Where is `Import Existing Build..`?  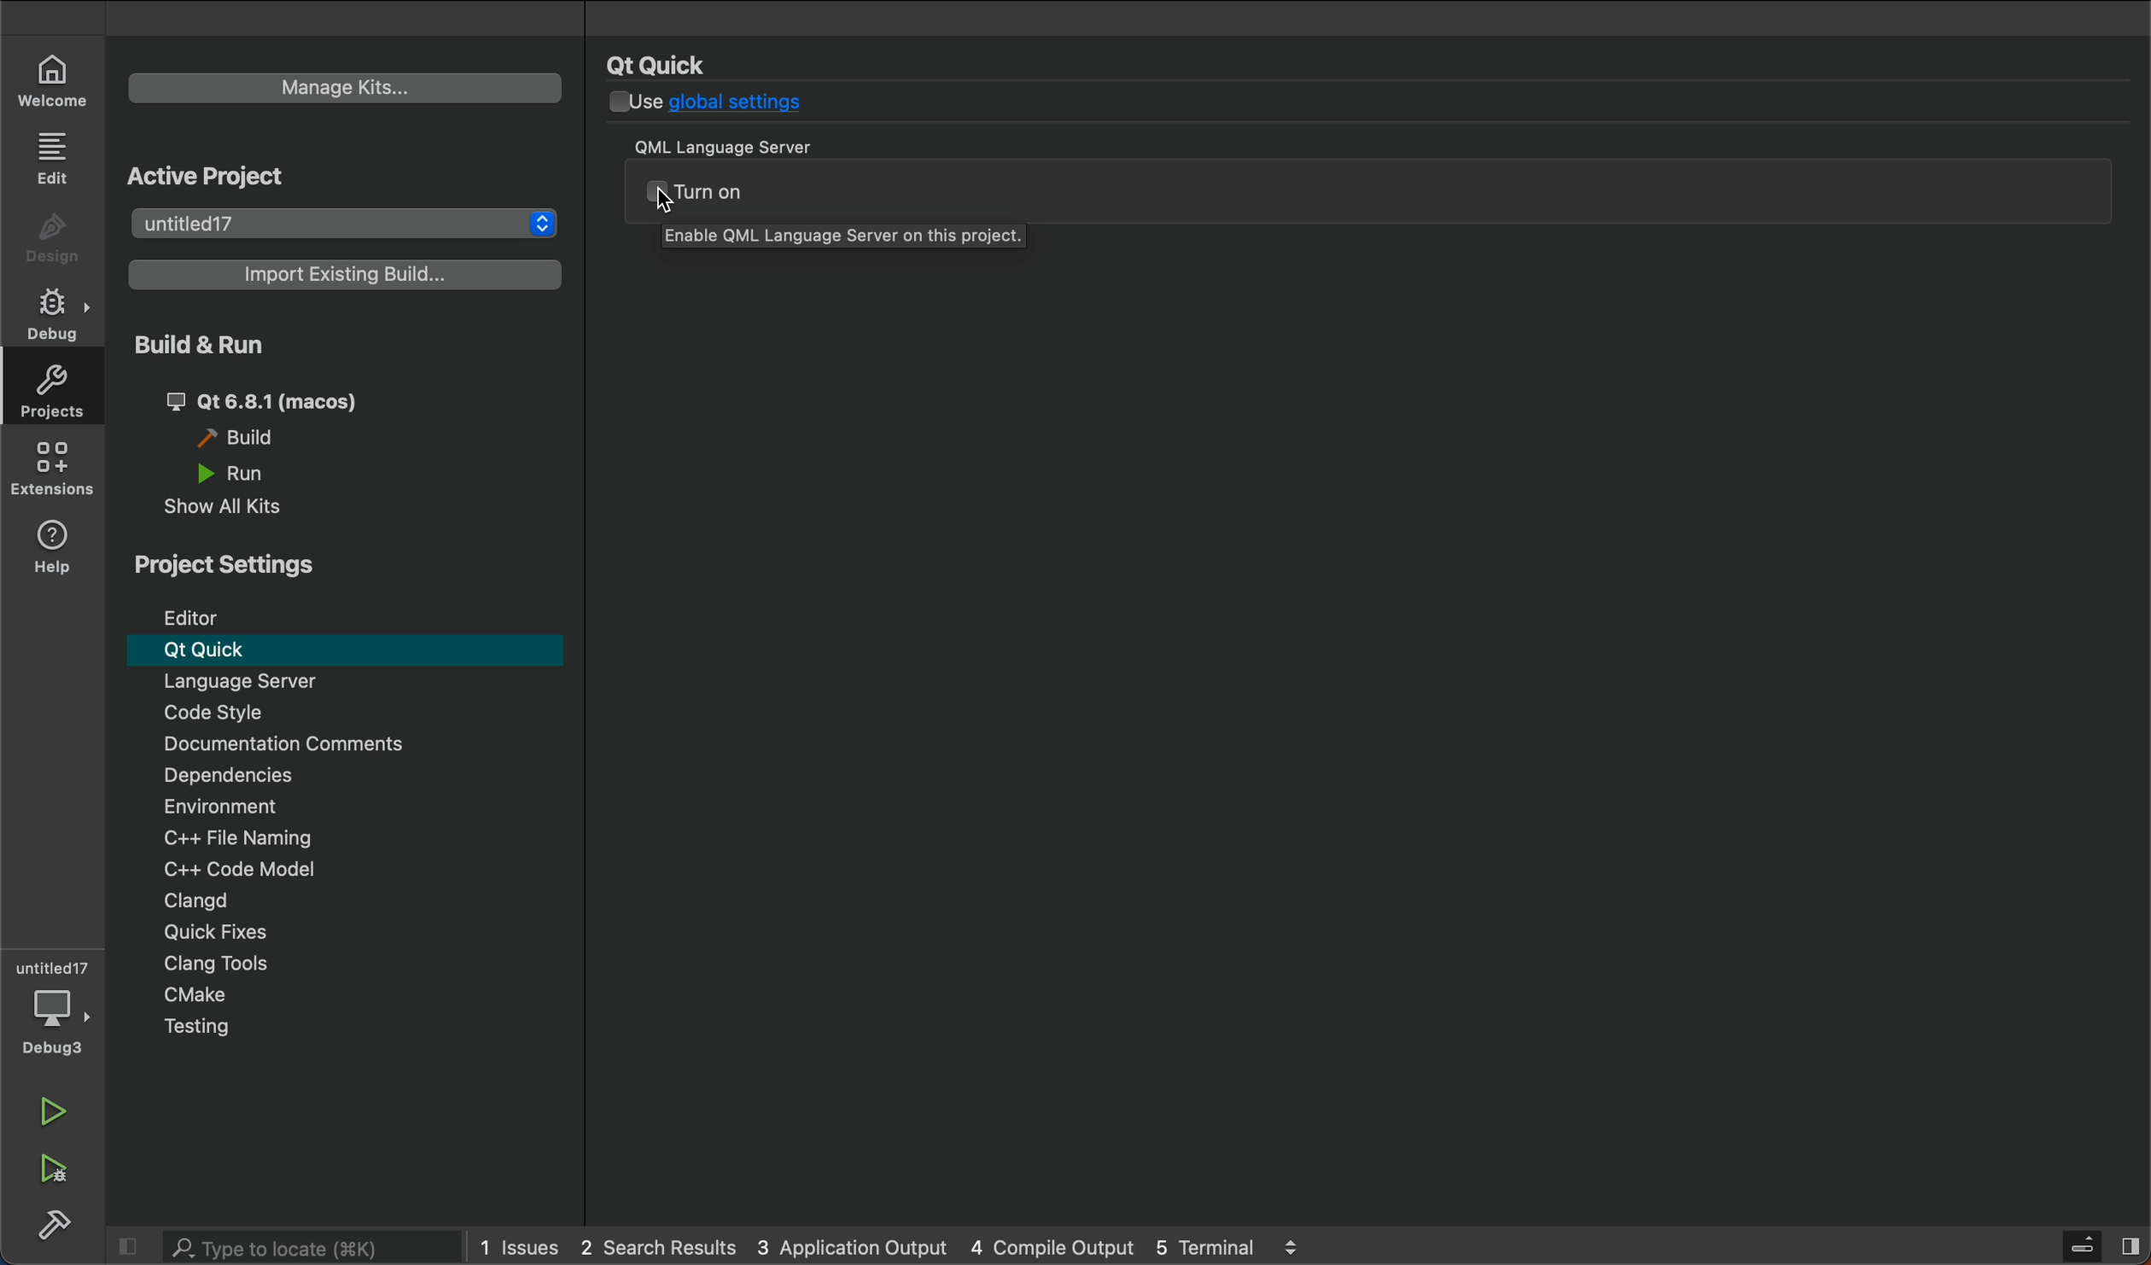 Import Existing Build.. is located at coordinates (344, 275).